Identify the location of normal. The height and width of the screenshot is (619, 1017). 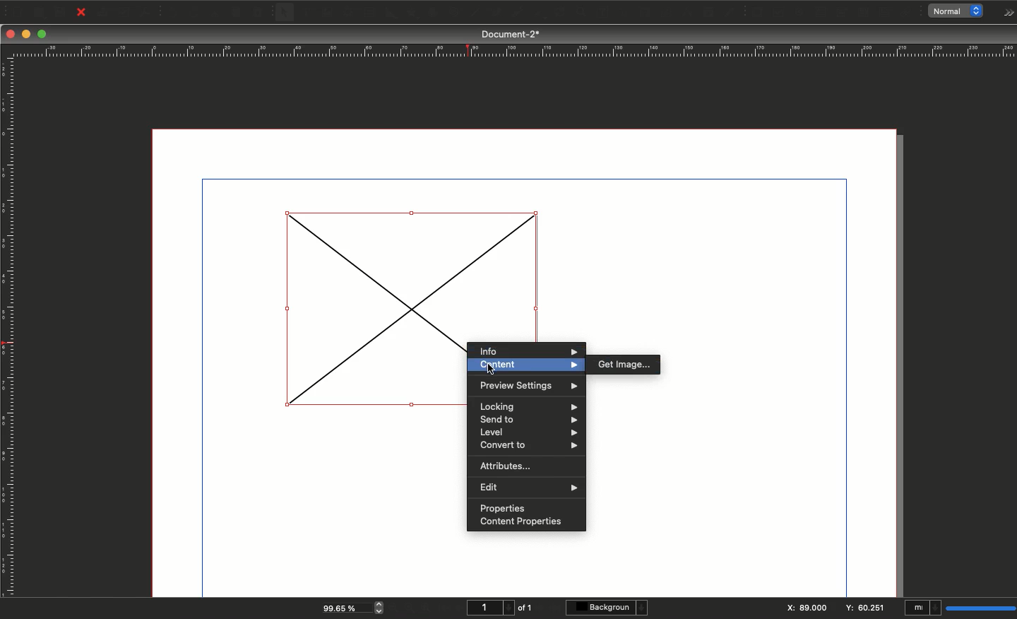
(959, 11).